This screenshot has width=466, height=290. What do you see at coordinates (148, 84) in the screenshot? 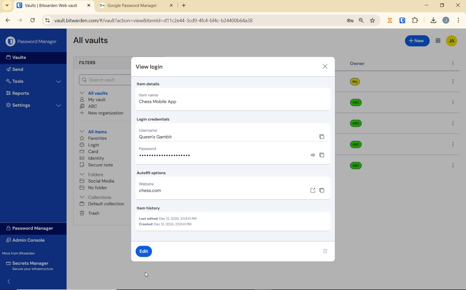
I see `item details` at bounding box center [148, 84].